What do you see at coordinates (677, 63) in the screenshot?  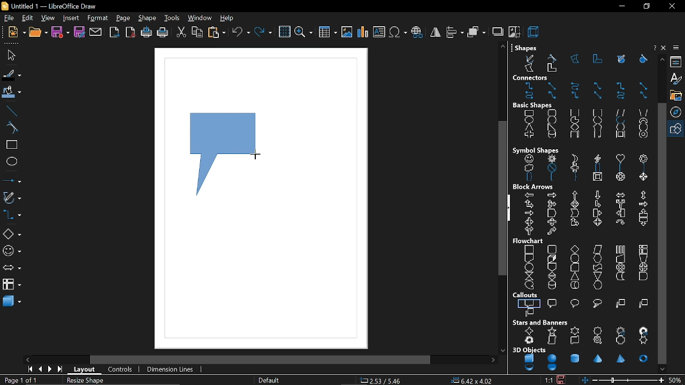 I see `properties ` at bounding box center [677, 63].